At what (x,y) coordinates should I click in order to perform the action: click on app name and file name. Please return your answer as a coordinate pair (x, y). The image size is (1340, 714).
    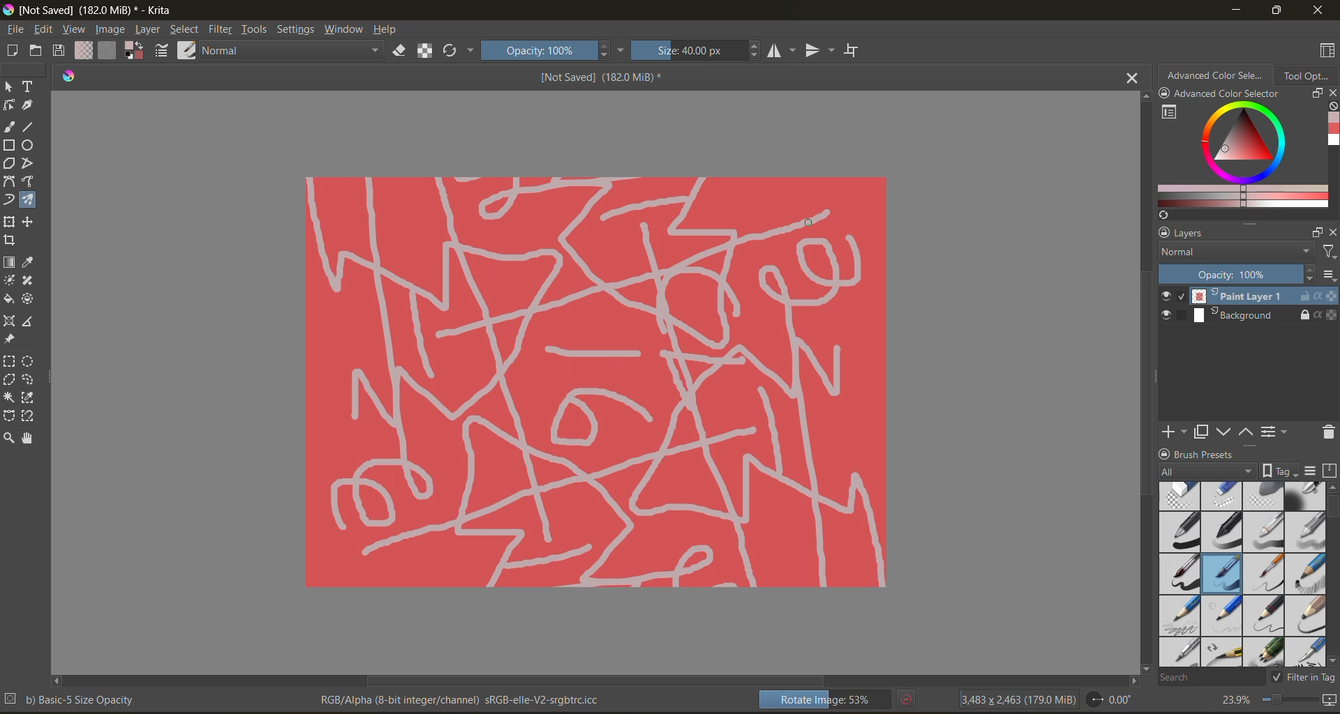
    Looking at the image, I should click on (94, 10).